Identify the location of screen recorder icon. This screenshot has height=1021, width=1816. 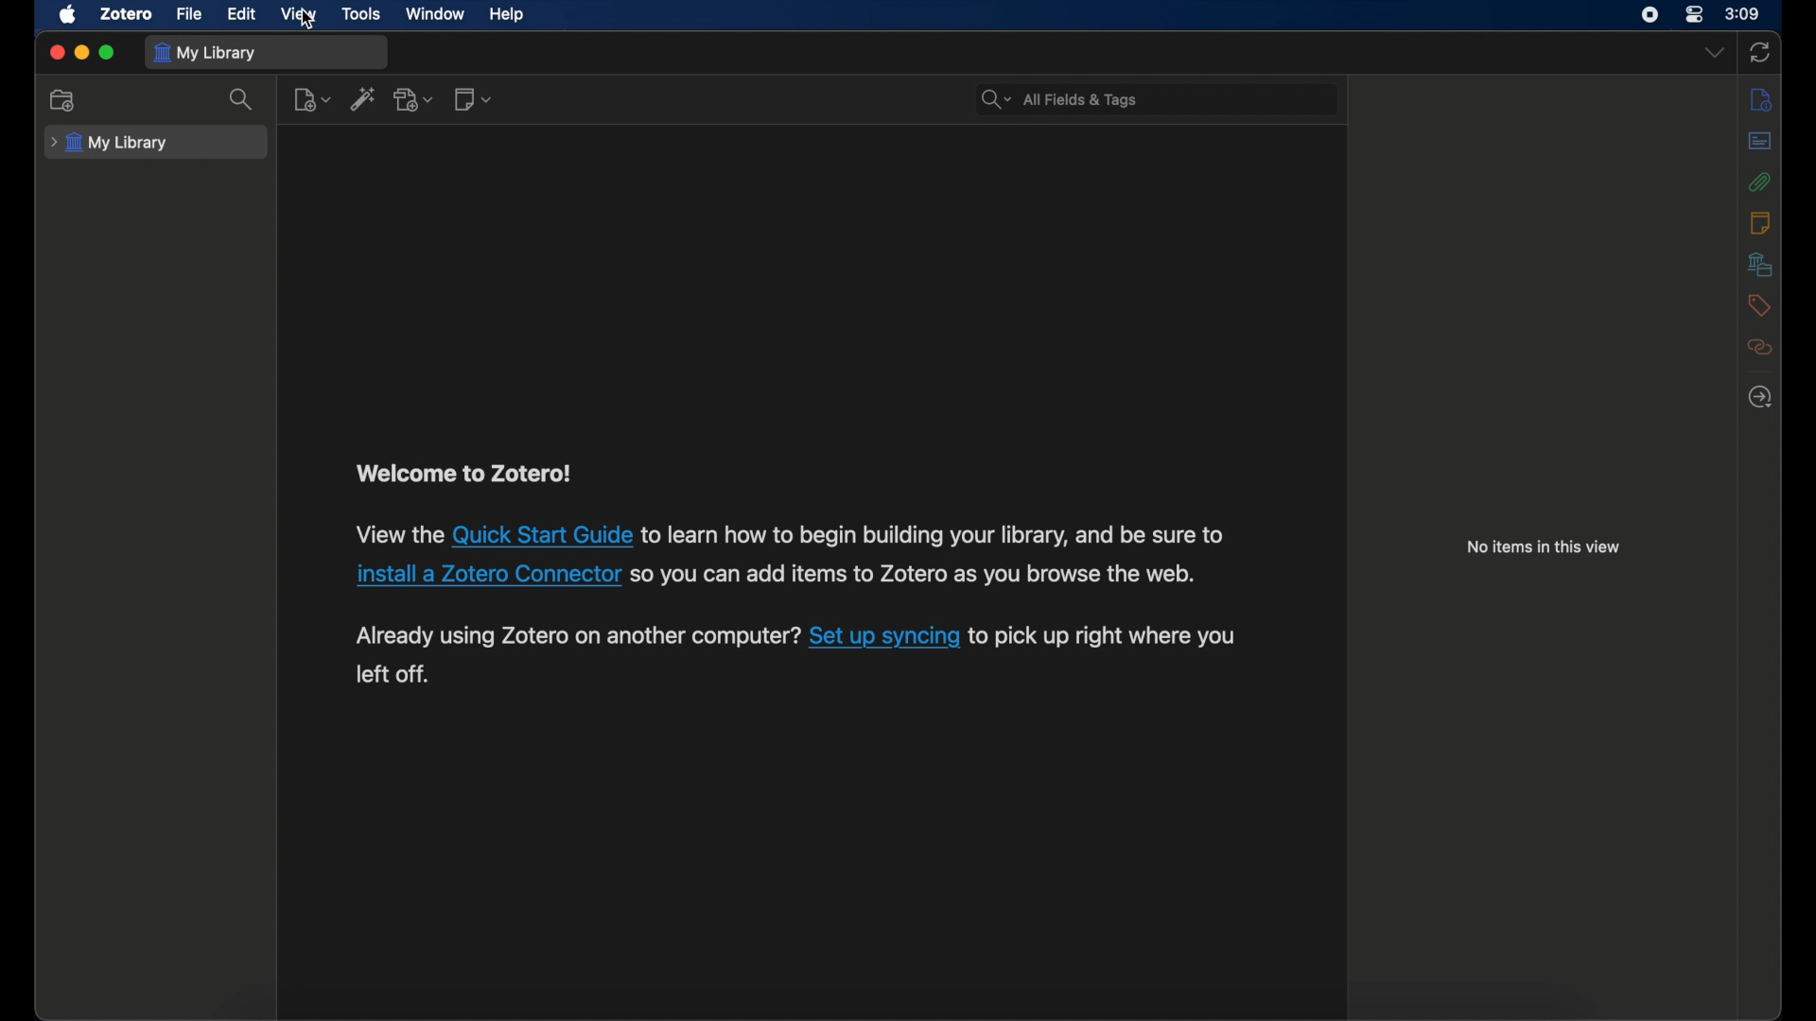
(1650, 15).